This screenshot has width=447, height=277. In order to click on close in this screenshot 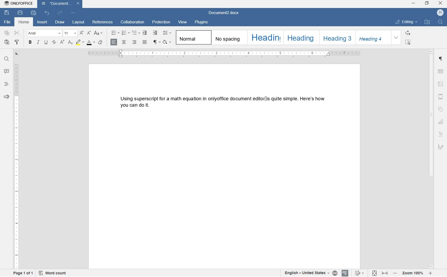, I will do `click(440, 3)`.